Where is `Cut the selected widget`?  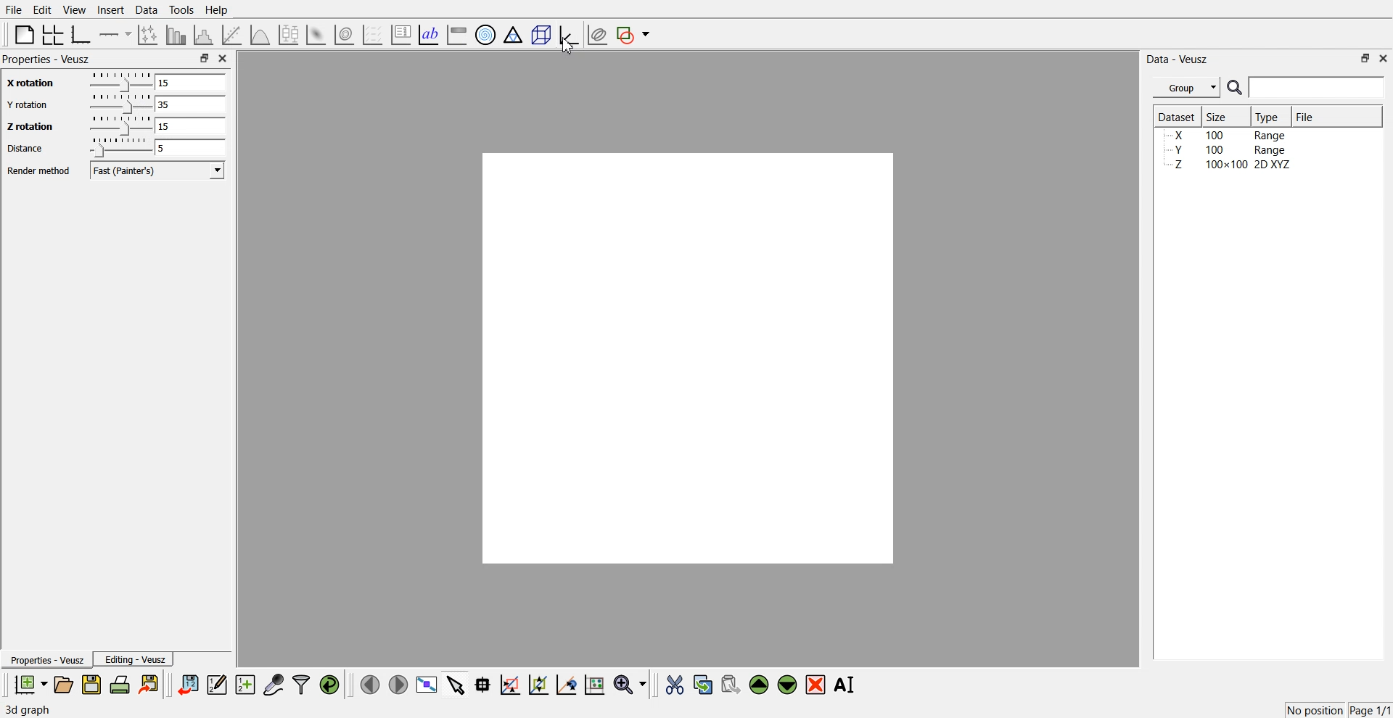 Cut the selected widget is located at coordinates (675, 685).